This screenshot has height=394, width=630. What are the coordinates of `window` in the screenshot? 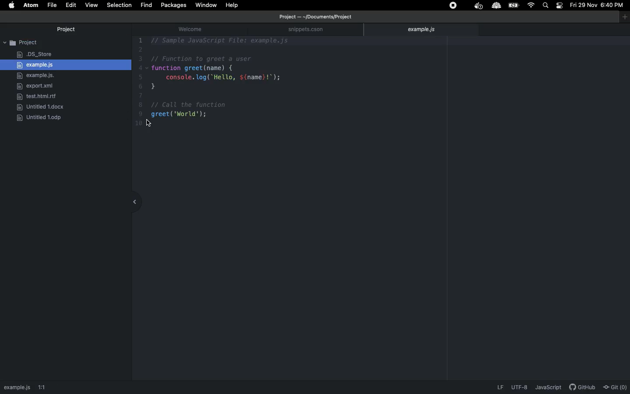 It's located at (621, 18).